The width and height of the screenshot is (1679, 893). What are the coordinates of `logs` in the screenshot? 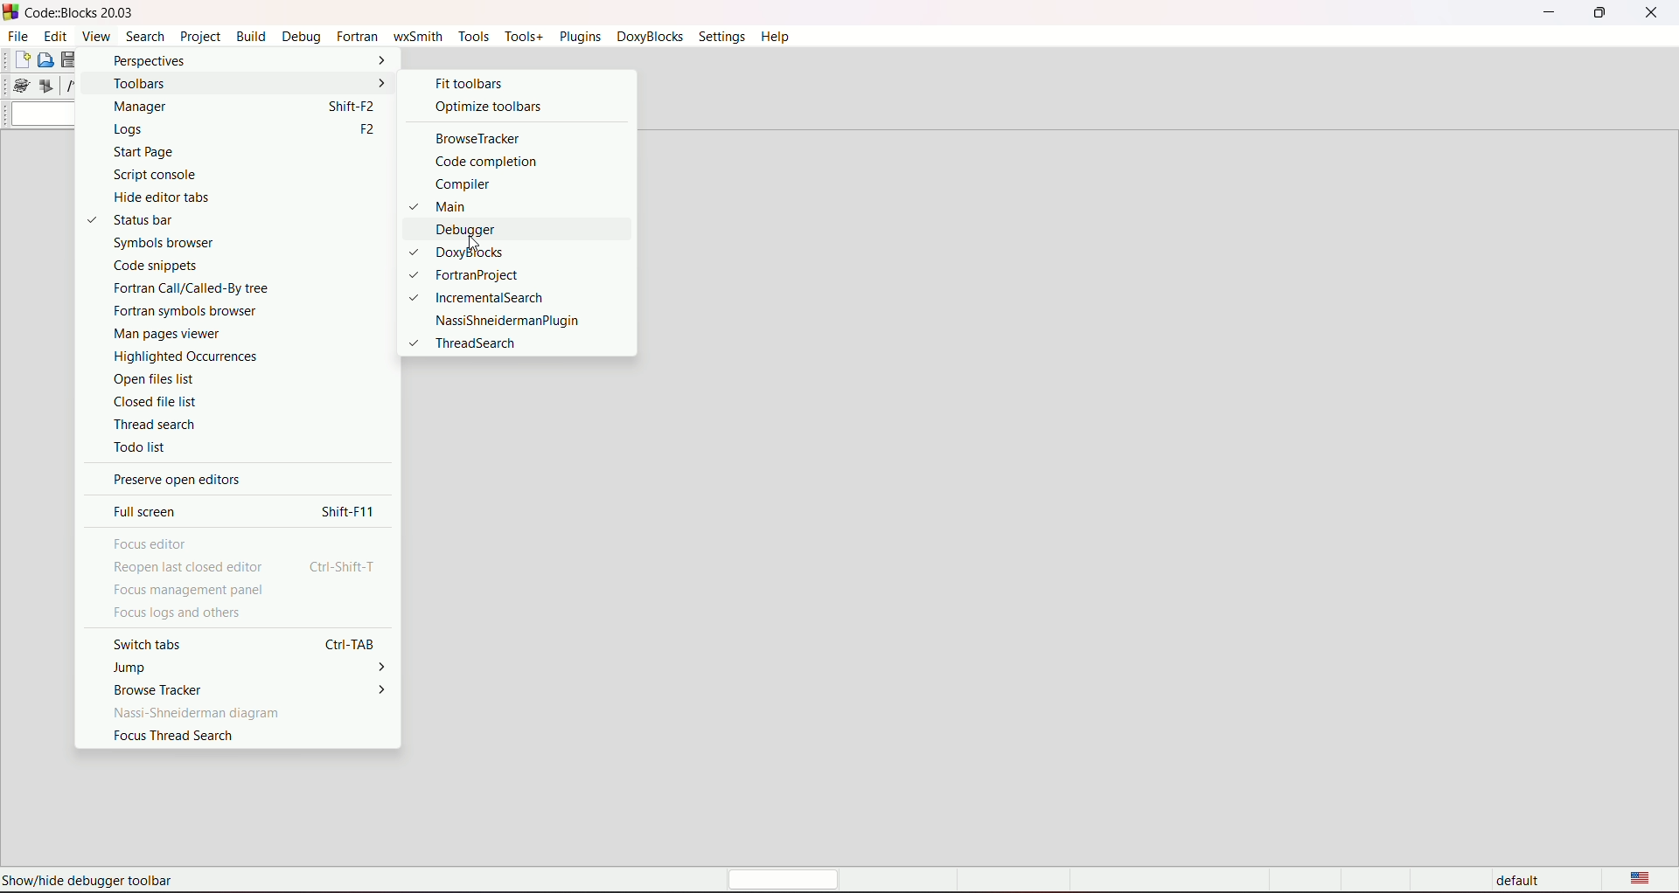 It's located at (212, 130).